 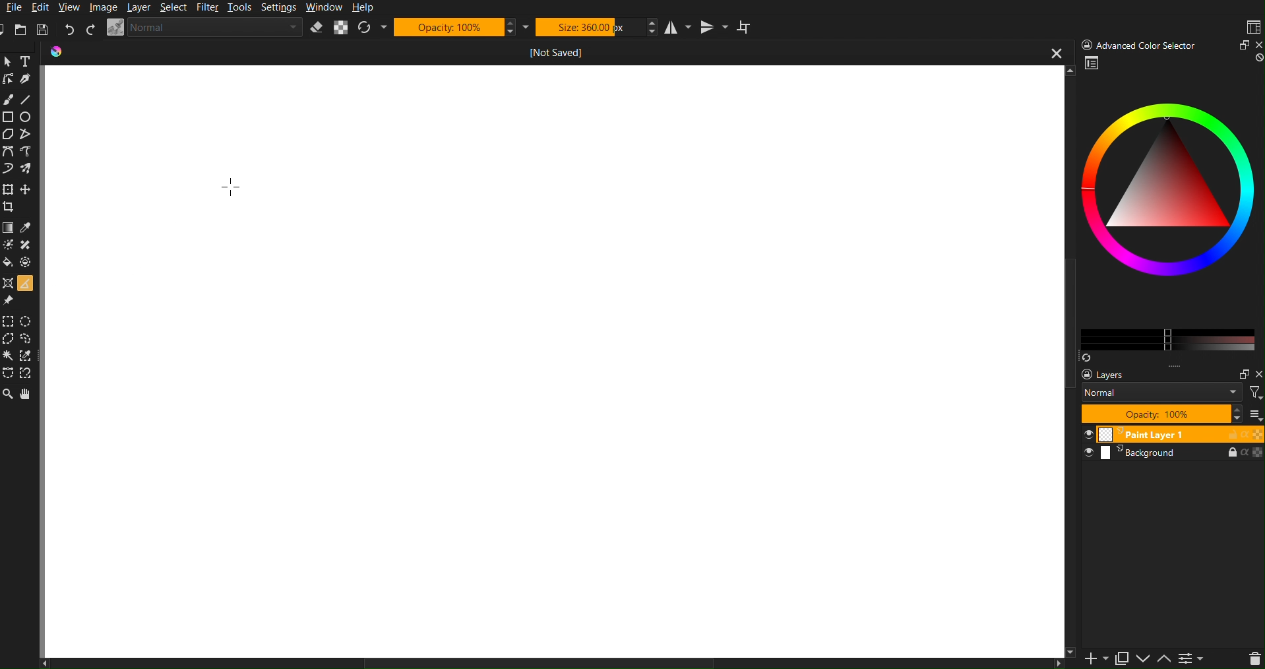 What do you see at coordinates (9, 168) in the screenshot?
I see `Red Eye Fix` at bounding box center [9, 168].